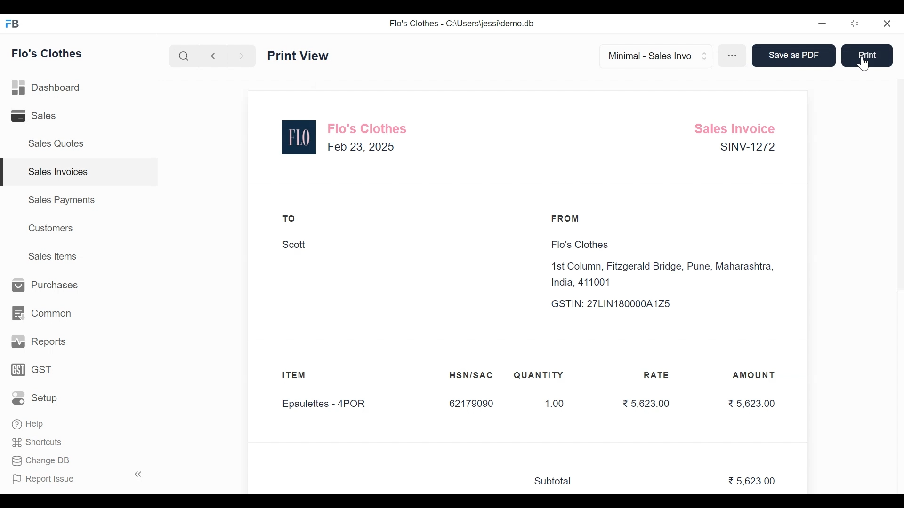 This screenshot has width=904, height=508. Describe the element at coordinates (462, 23) in the screenshot. I see `Flo's Clothes - C:\Users\jessi\demo.db` at that location.